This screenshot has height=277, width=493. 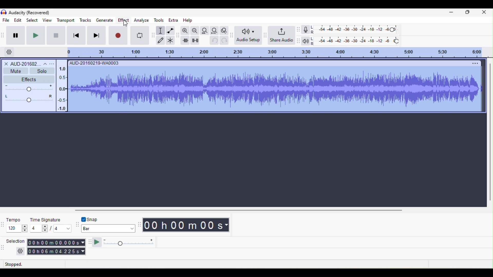 What do you see at coordinates (31, 20) in the screenshot?
I see `select` at bounding box center [31, 20].